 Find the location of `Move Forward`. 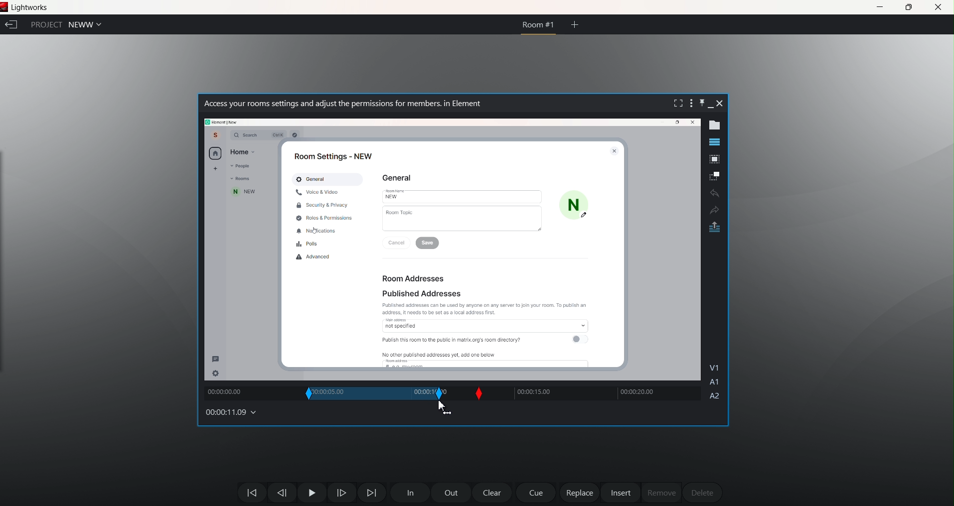

Move Forward is located at coordinates (372, 492).